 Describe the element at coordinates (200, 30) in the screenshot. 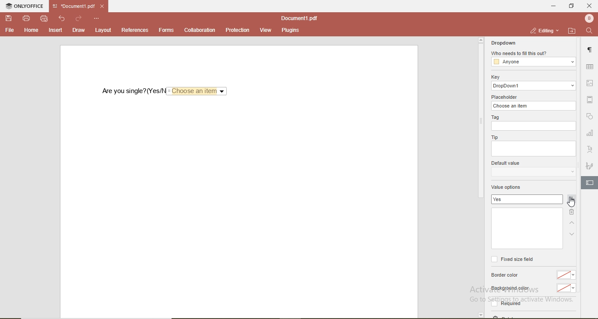

I see `collaboration` at that location.